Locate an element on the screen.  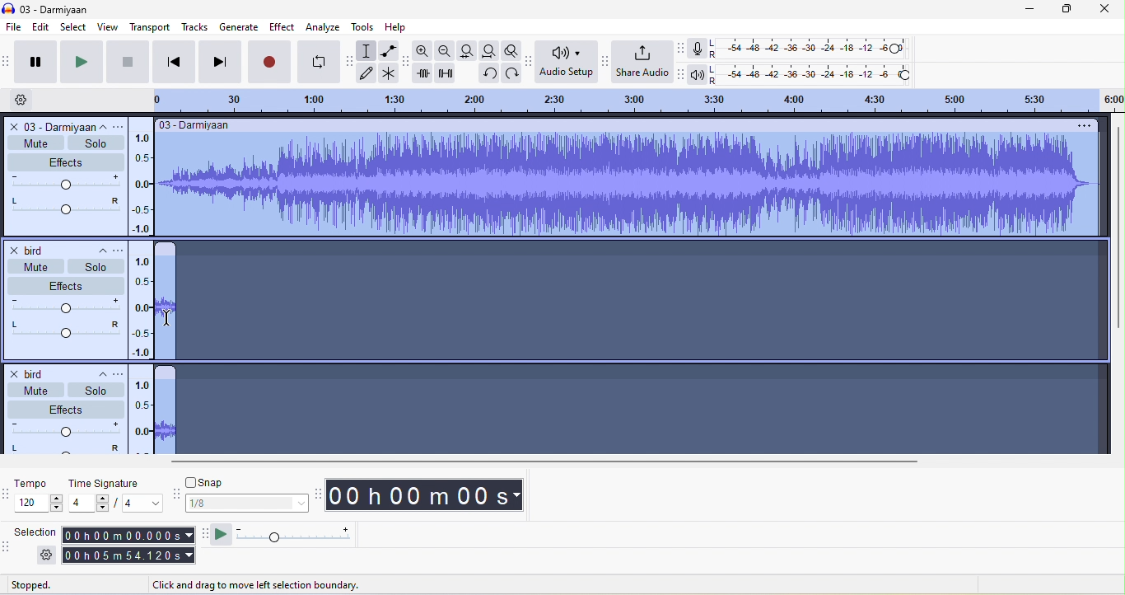
click and drag to define a looping region is located at coordinates (625, 100).